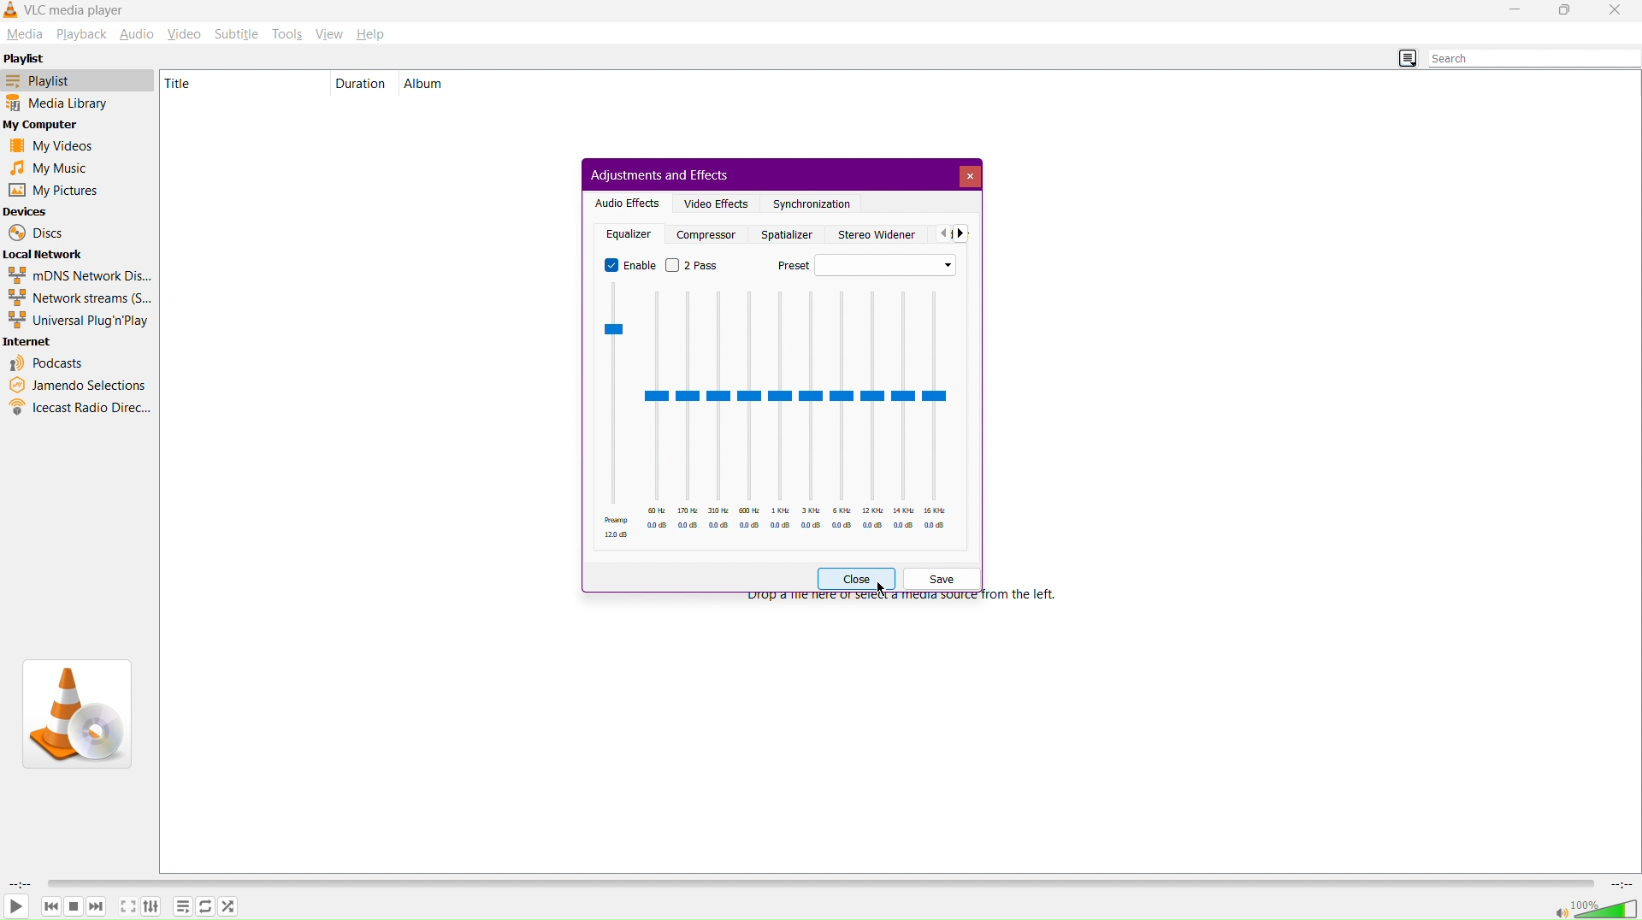 The image size is (1642, 920). What do you see at coordinates (373, 32) in the screenshot?
I see `Help` at bounding box center [373, 32].